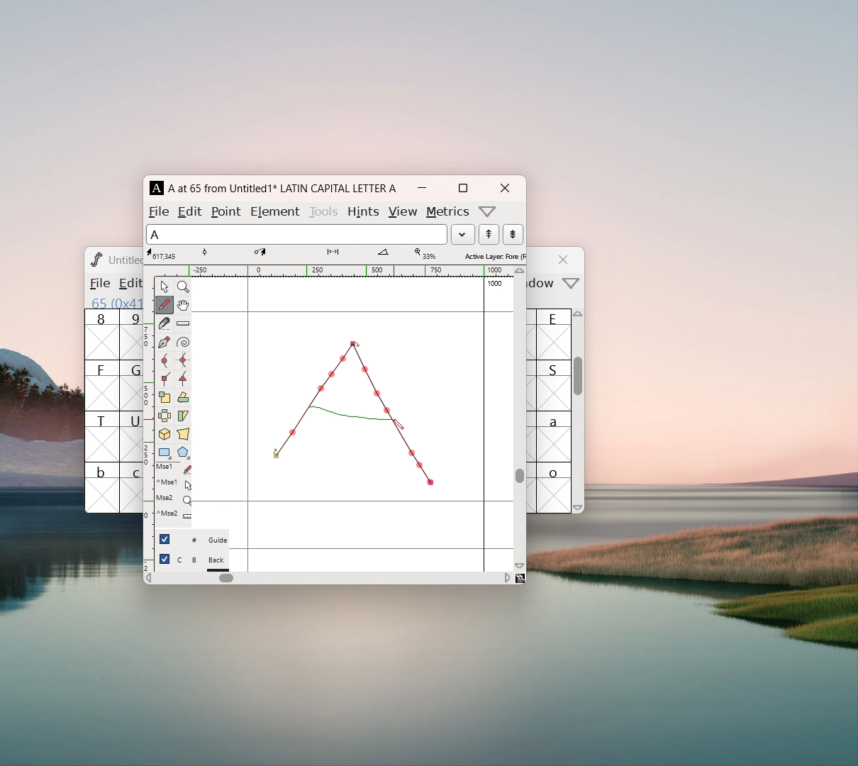 The image size is (858, 766). I want to click on checkbox, so click(165, 559).